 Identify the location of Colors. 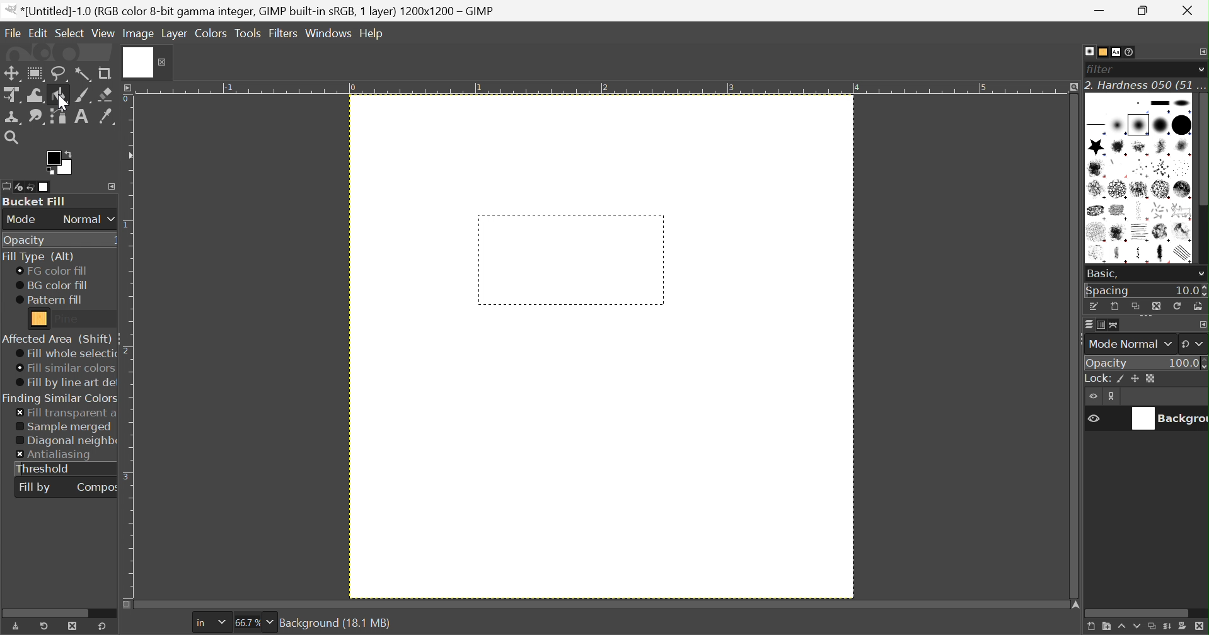
(211, 33).